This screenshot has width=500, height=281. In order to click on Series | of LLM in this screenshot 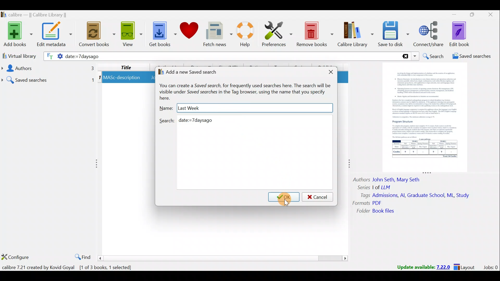, I will do `click(377, 187)`.